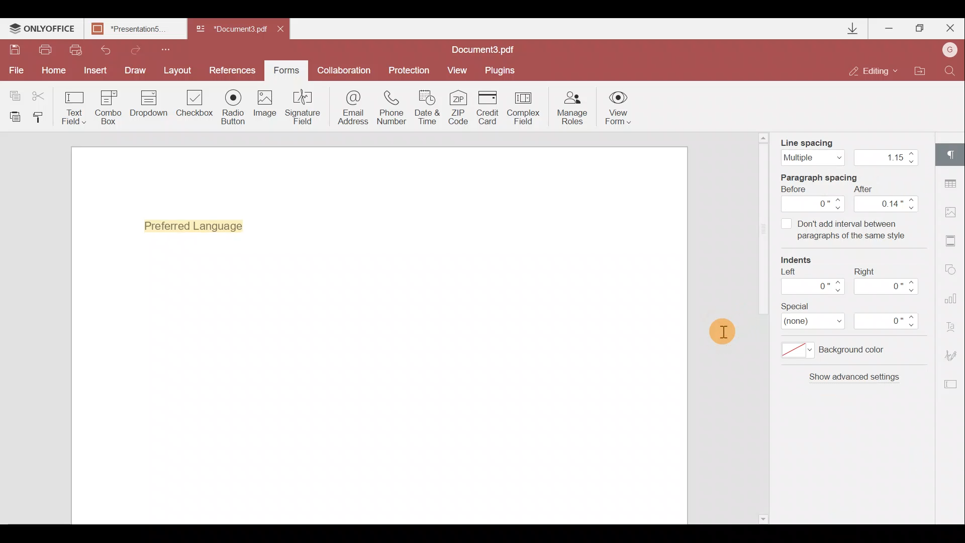 The image size is (965, 543). I want to click on After, so click(861, 188).